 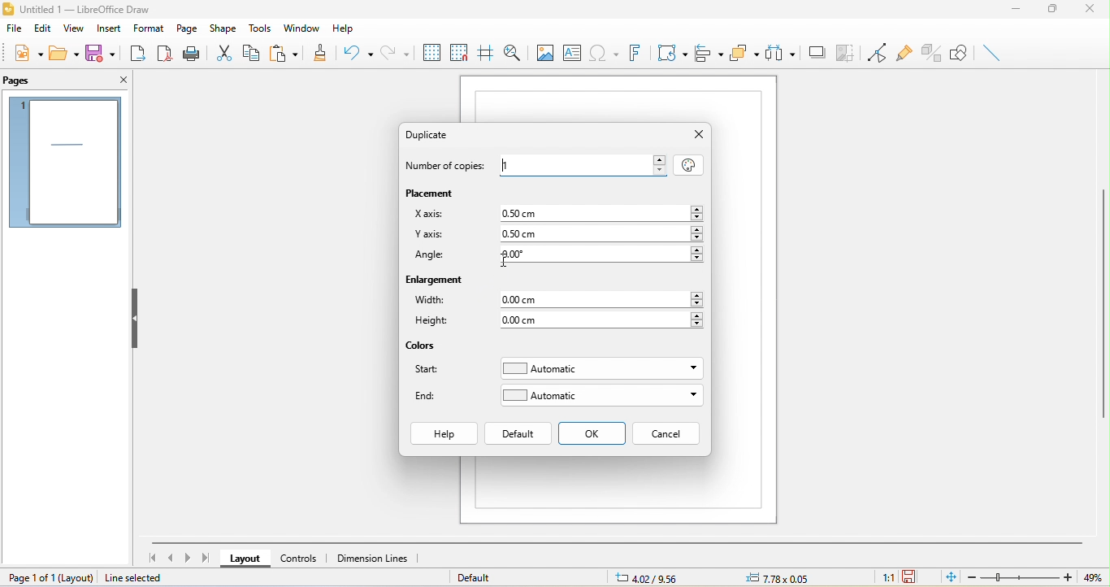 What do you see at coordinates (931, 53) in the screenshot?
I see `toggle extrusion` at bounding box center [931, 53].